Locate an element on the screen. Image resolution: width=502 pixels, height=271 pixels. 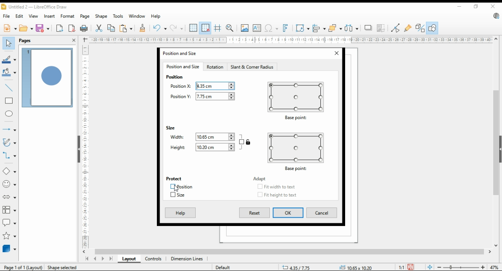
stars and banners is located at coordinates (9, 235).